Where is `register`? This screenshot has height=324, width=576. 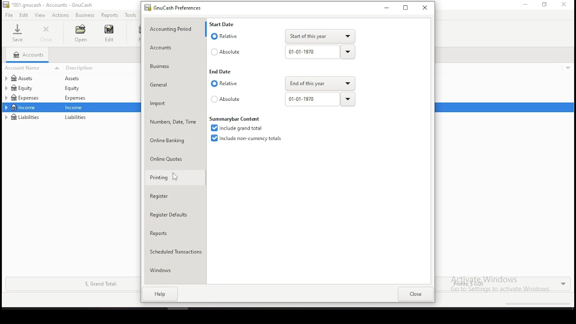
register is located at coordinates (167, 197).